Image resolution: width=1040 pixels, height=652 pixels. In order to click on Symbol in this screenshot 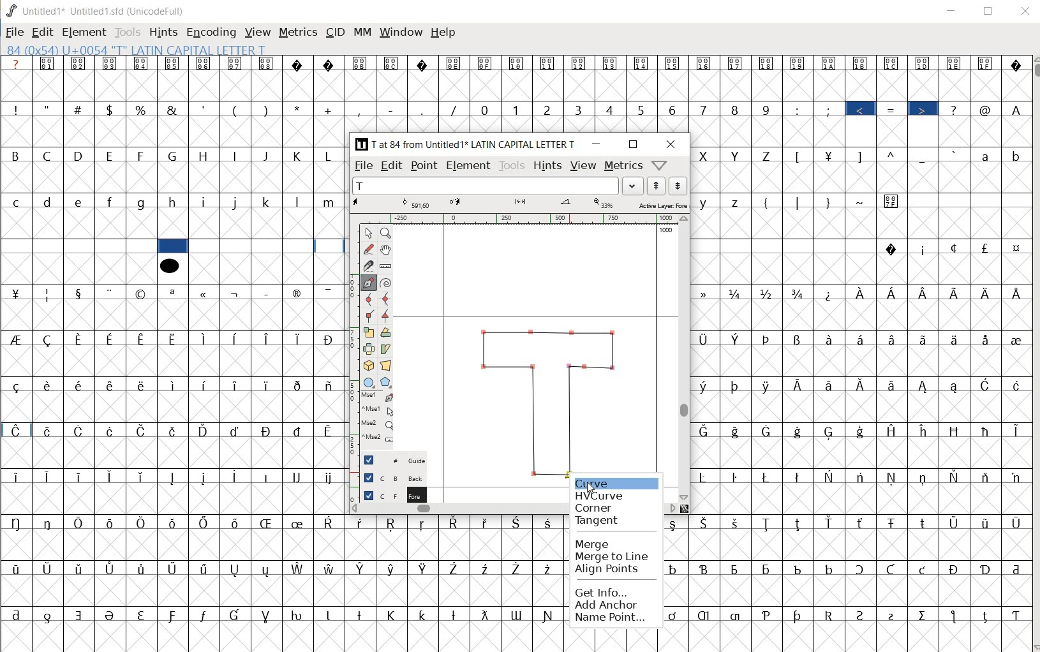, I will do `click(863, 384)`.